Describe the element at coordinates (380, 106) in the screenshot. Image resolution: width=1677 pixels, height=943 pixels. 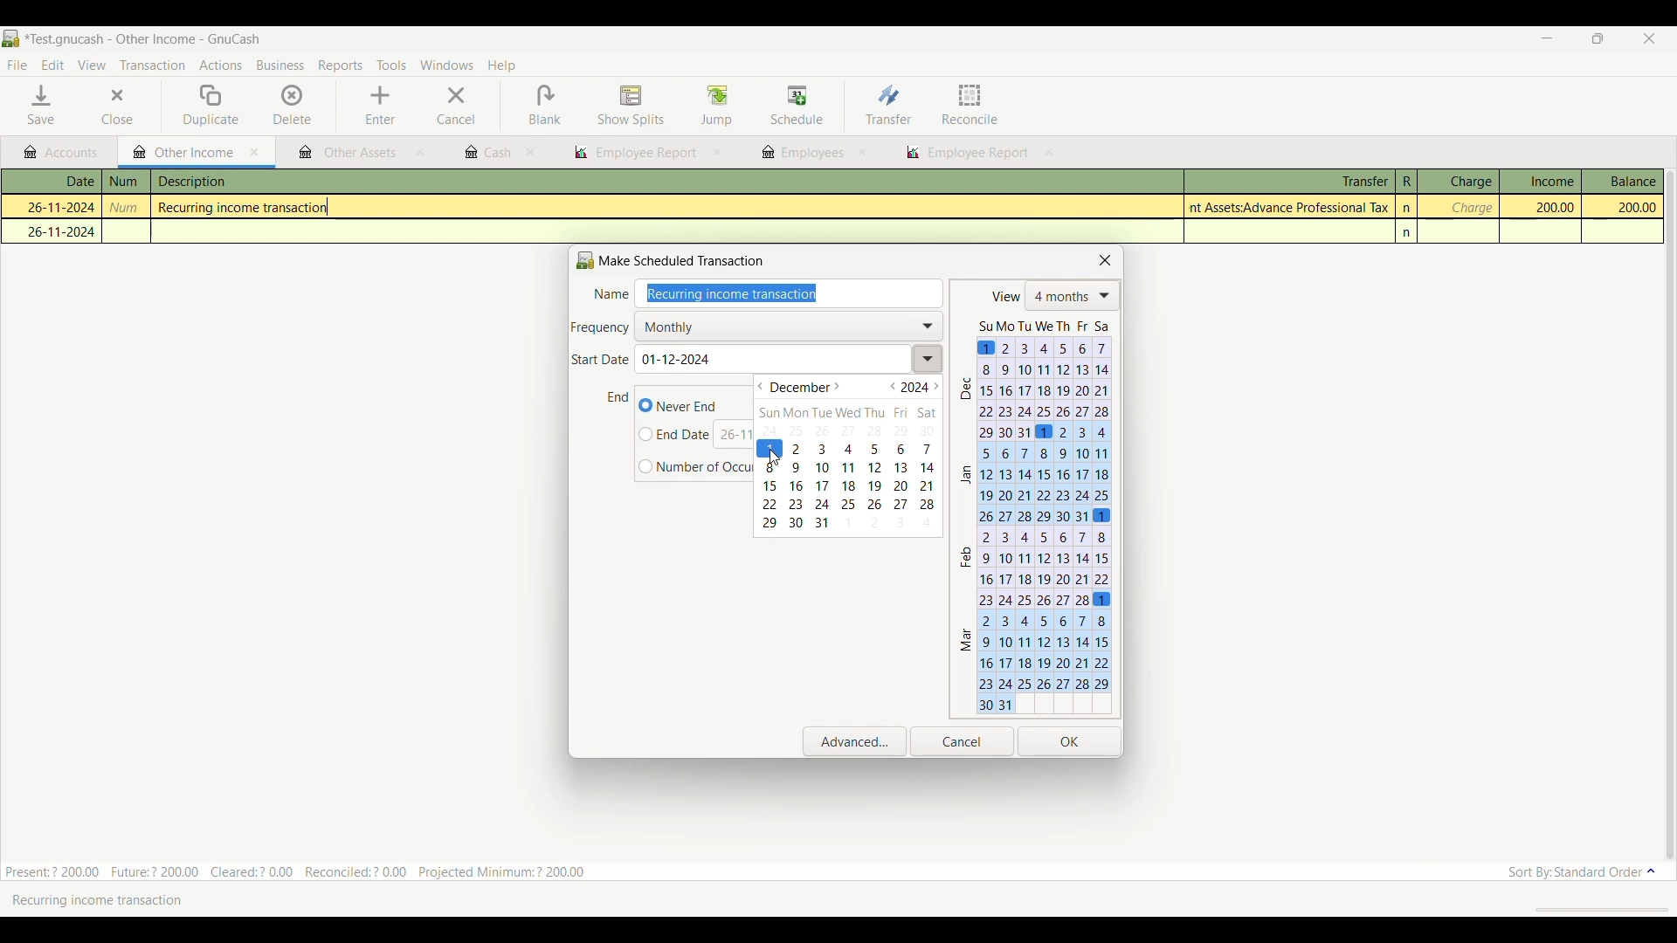
I see `Enter` at that location.